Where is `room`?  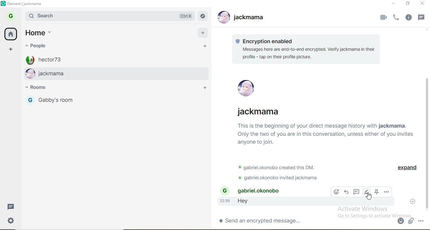
room is located at coordinates (42, 88).